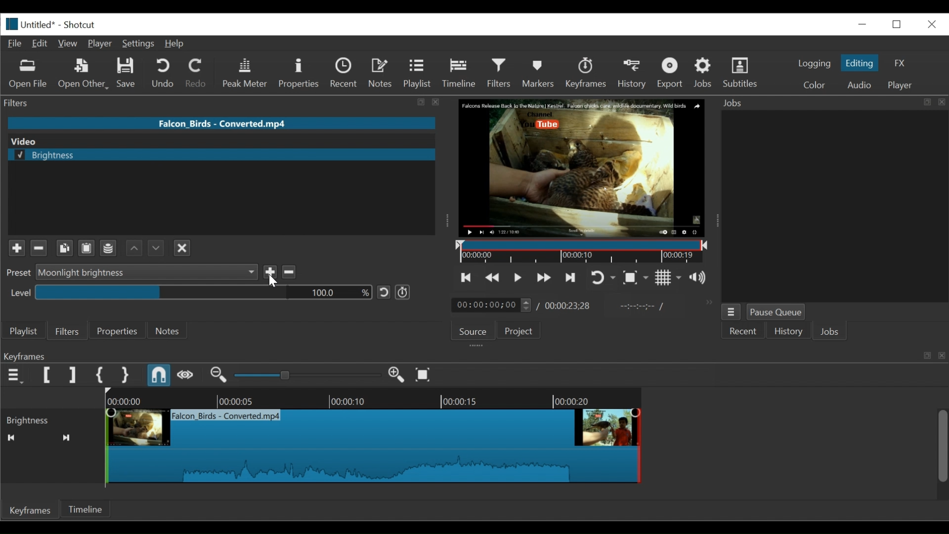 The height and width of the screenshot is (534, 949). Describe the element at coordinates (814, 64) in the screenshot. I see `logging` at that location.